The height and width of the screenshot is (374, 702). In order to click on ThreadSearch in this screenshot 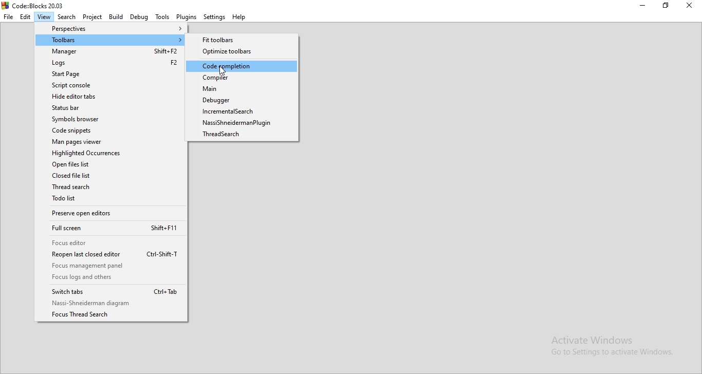, I will do `click(112, 189)`.